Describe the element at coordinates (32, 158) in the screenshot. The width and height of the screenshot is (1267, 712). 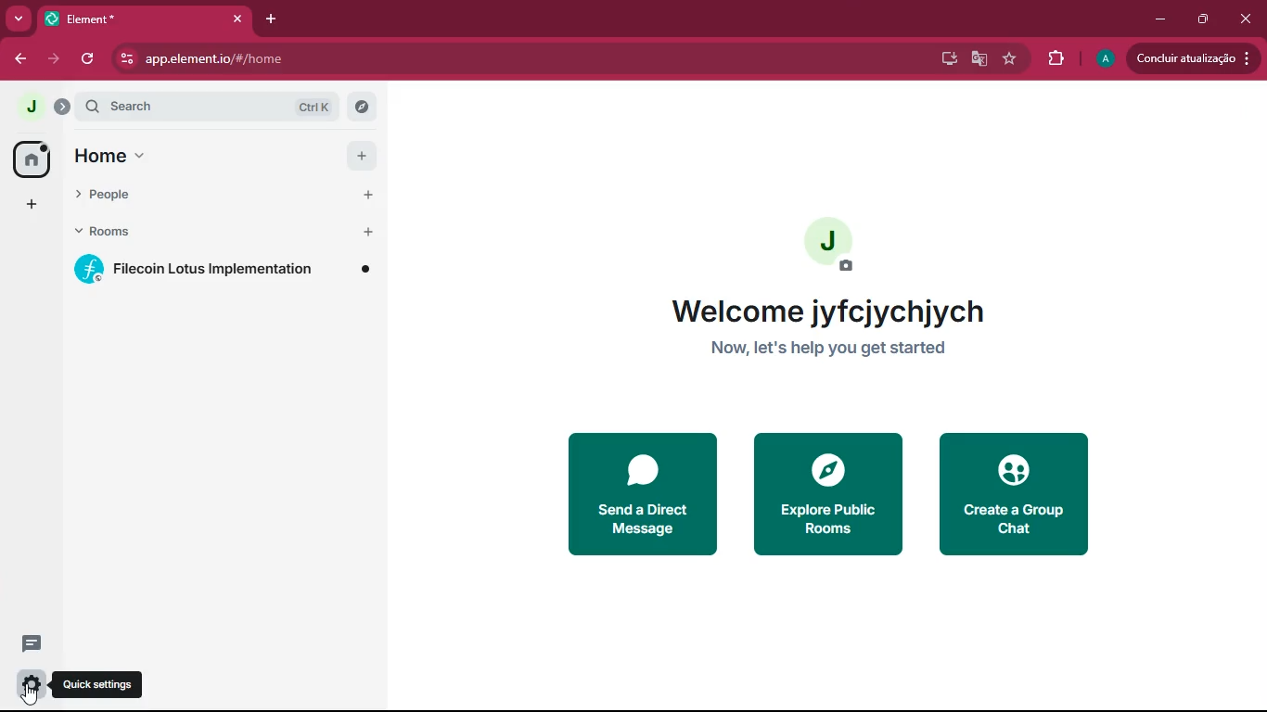
I see `home` at that location.